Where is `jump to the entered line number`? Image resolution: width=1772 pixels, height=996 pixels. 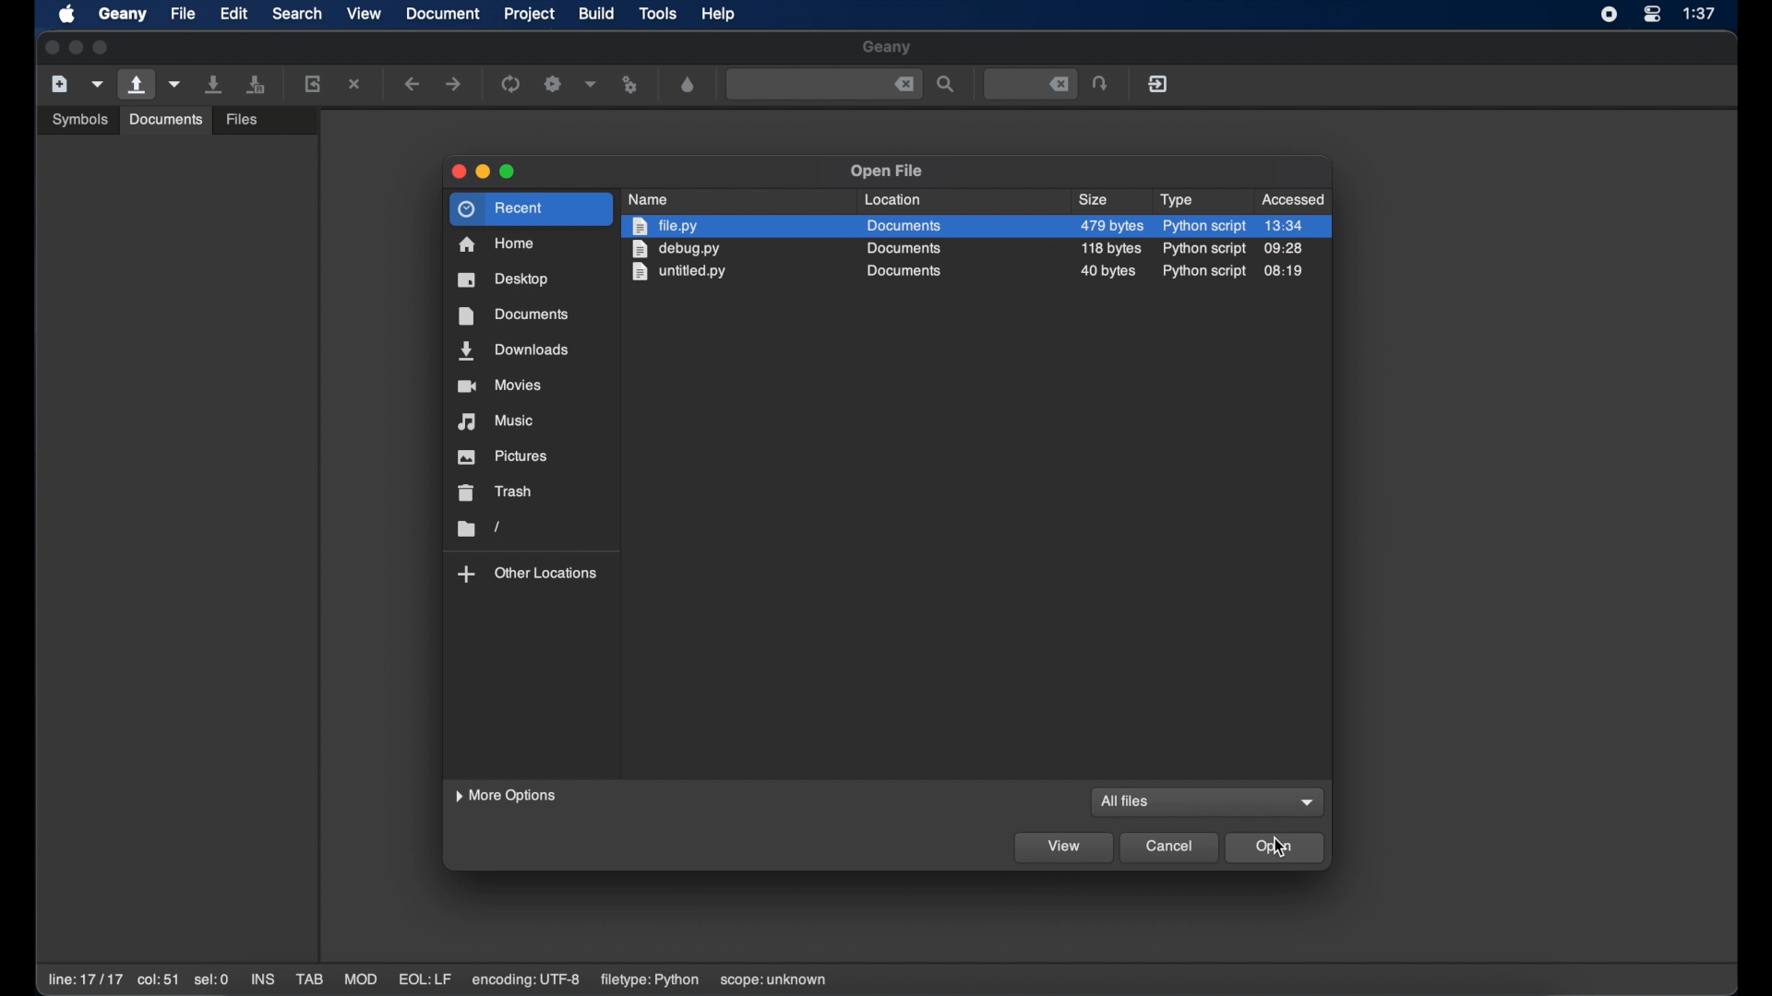
jump to the entered line number is located at coordinates (1029, 83).